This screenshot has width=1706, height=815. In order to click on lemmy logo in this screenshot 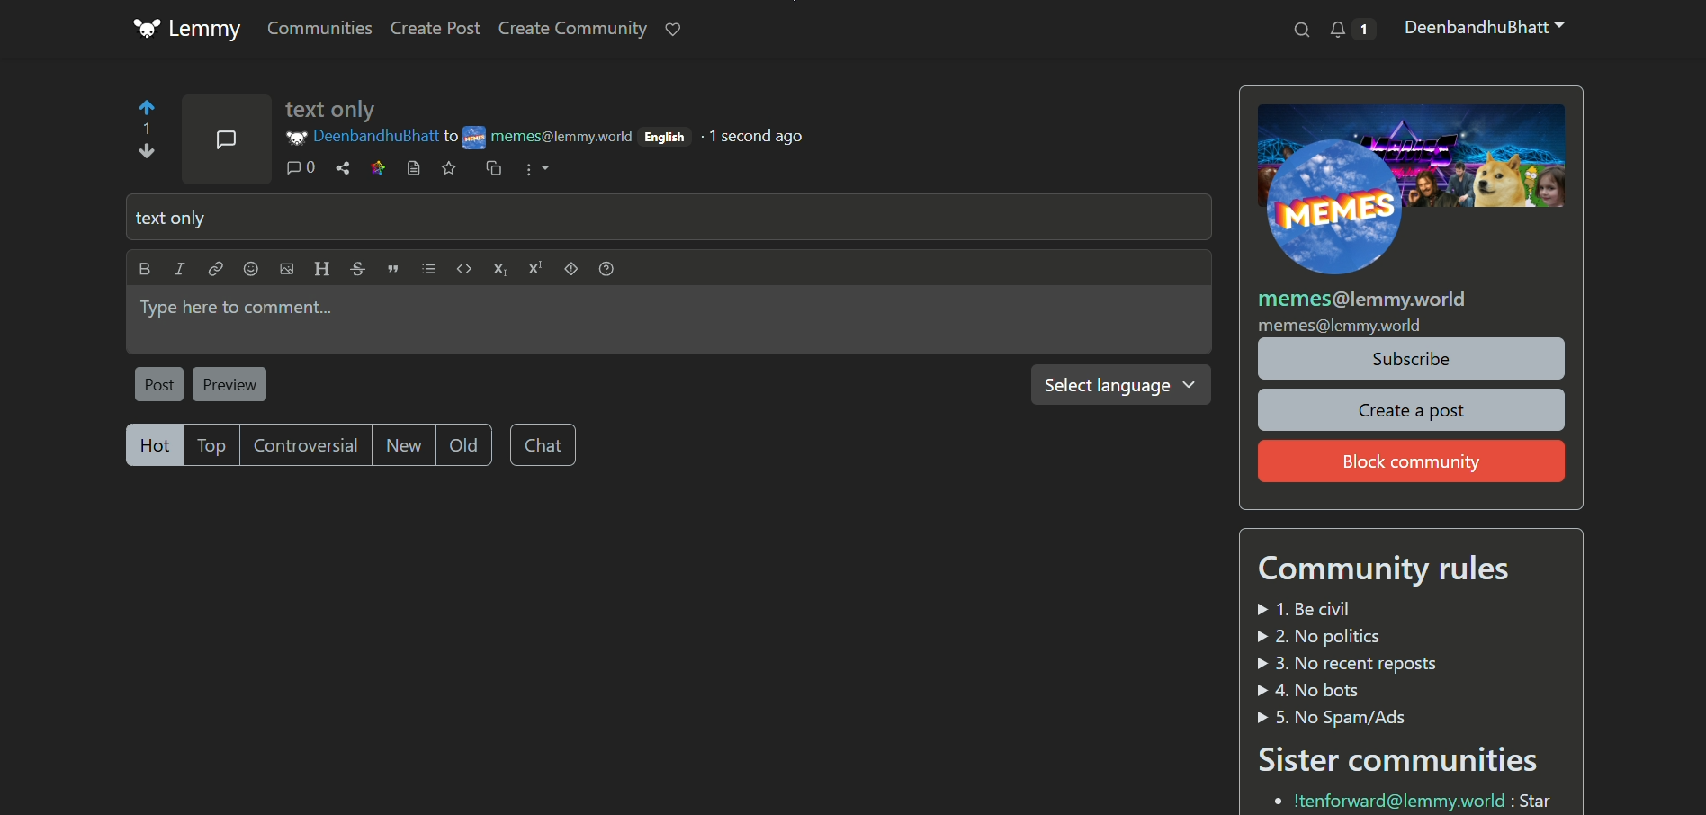, I will do `click(188, 29)`.